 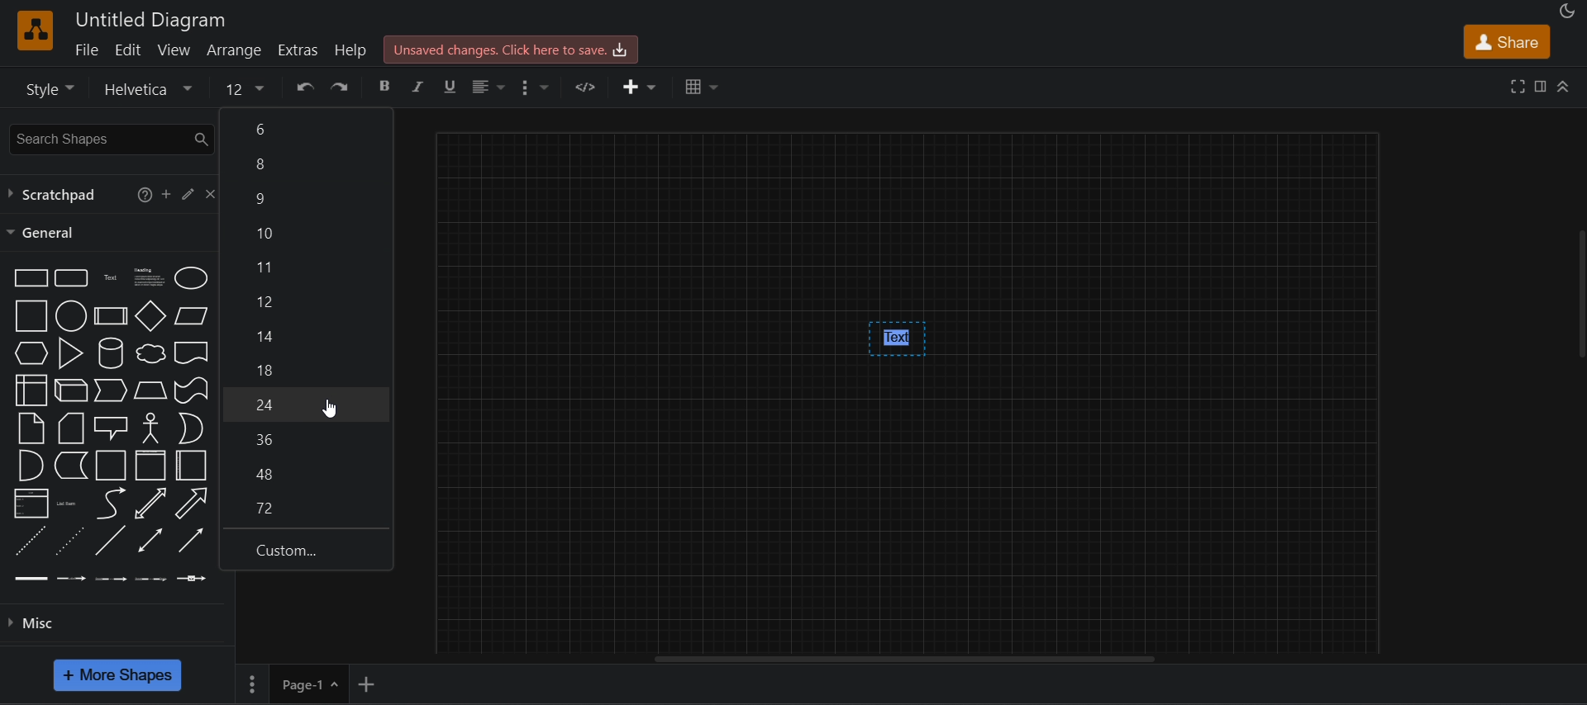 I want to click on view, so click(x=174, y=50).